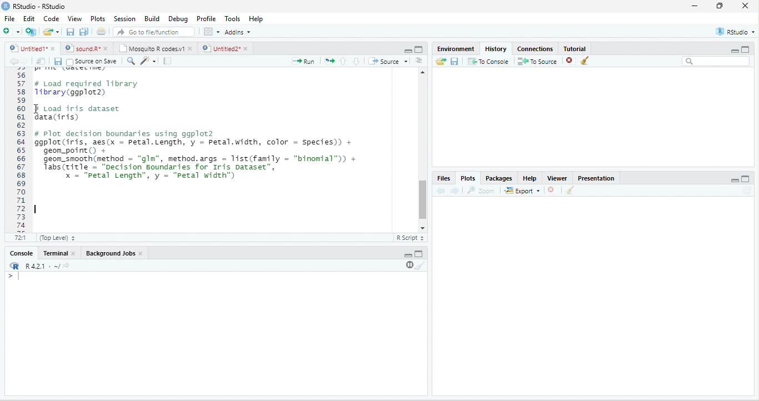 The width and height of the screenshot is (759, 401). Describe the element at coordinates (745, 6) in the screenshot. I see `close` at that location.